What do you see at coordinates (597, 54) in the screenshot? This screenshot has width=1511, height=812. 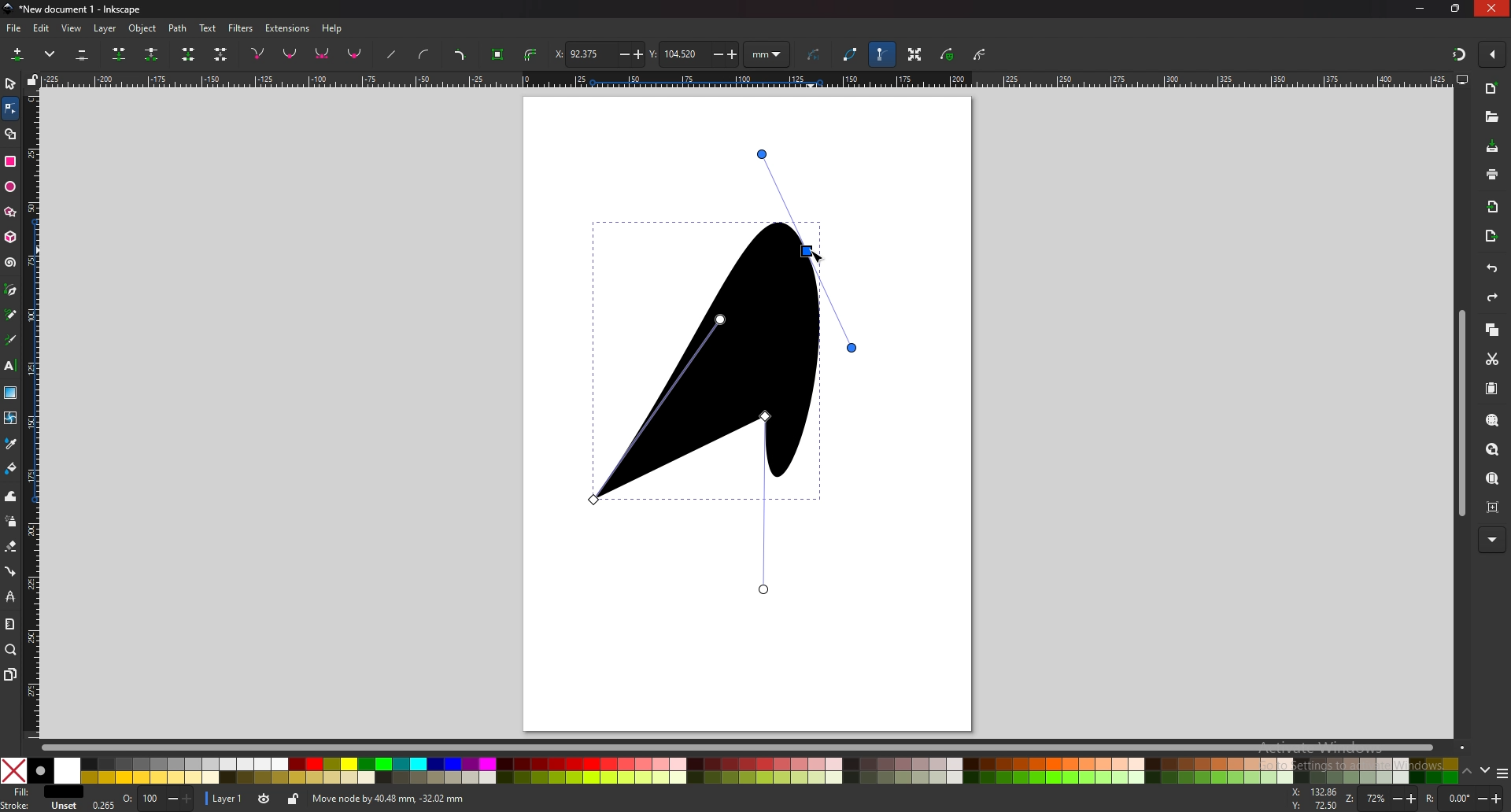 I see `x coordinate` at bounding box center [597, 54].